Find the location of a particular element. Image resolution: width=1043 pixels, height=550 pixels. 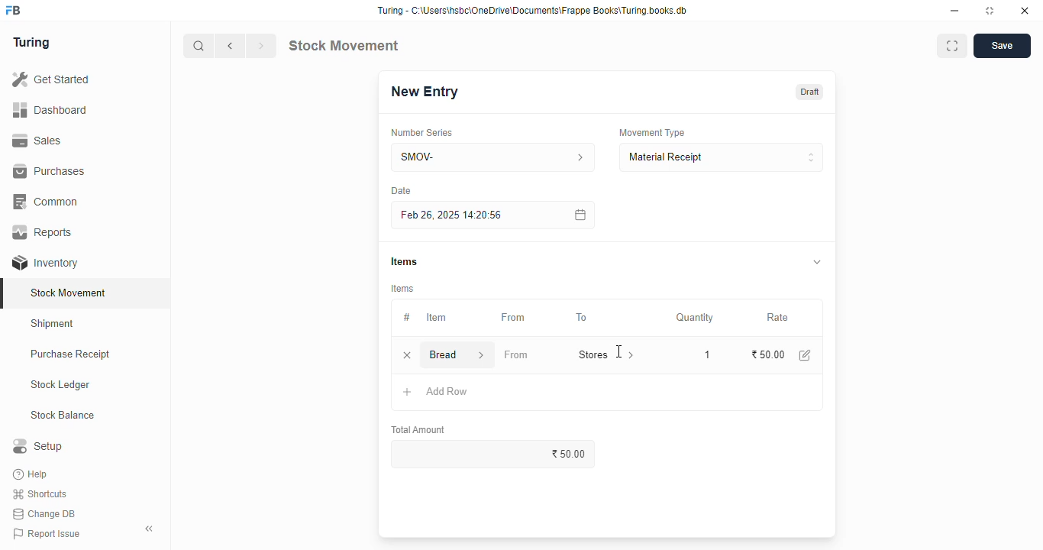

add is located at coordinates (408, 393).